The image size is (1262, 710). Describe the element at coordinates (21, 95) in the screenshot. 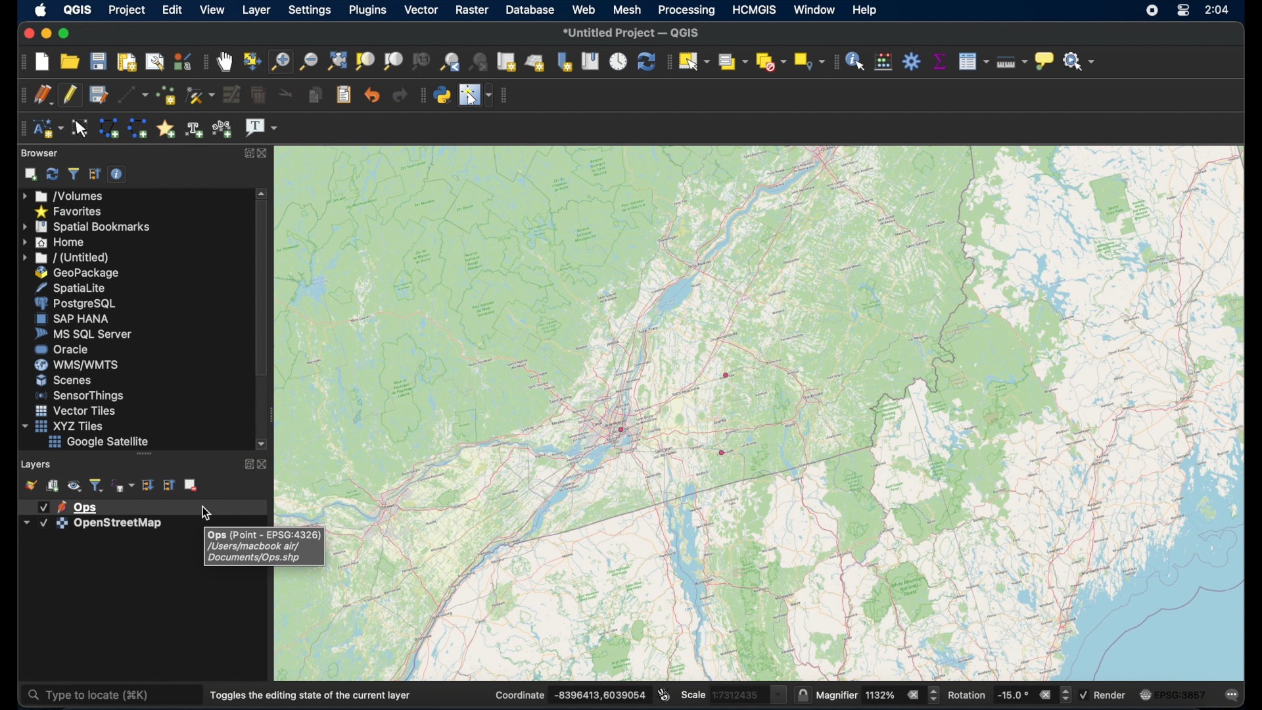

I see `digitizing toolbar` at that location.